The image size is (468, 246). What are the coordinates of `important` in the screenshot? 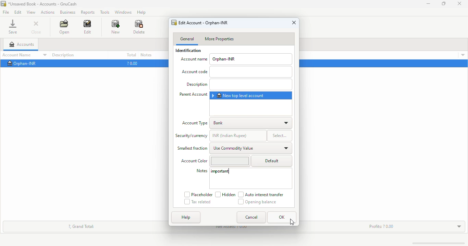 It's located at (220, 171).